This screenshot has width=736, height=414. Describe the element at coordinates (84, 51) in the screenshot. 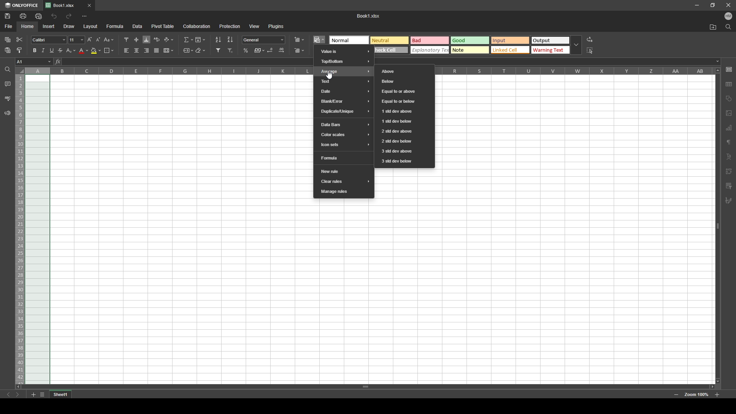

I see `font color` at that location.